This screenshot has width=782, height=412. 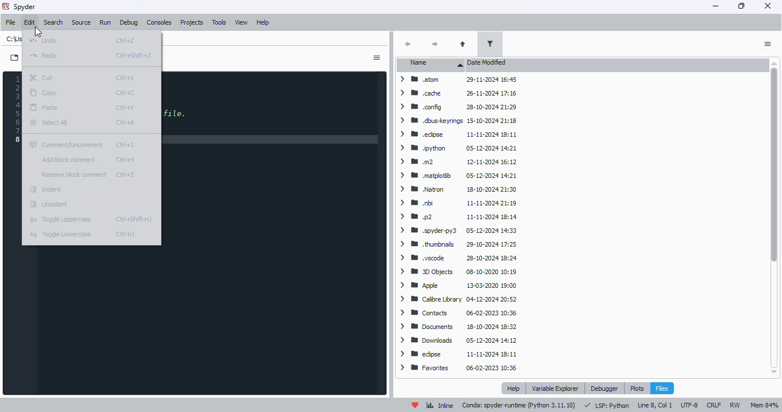 What do you see at coordinates (489, 43) in the screenshot?
I see `filter` at bounding box center [489, 43].